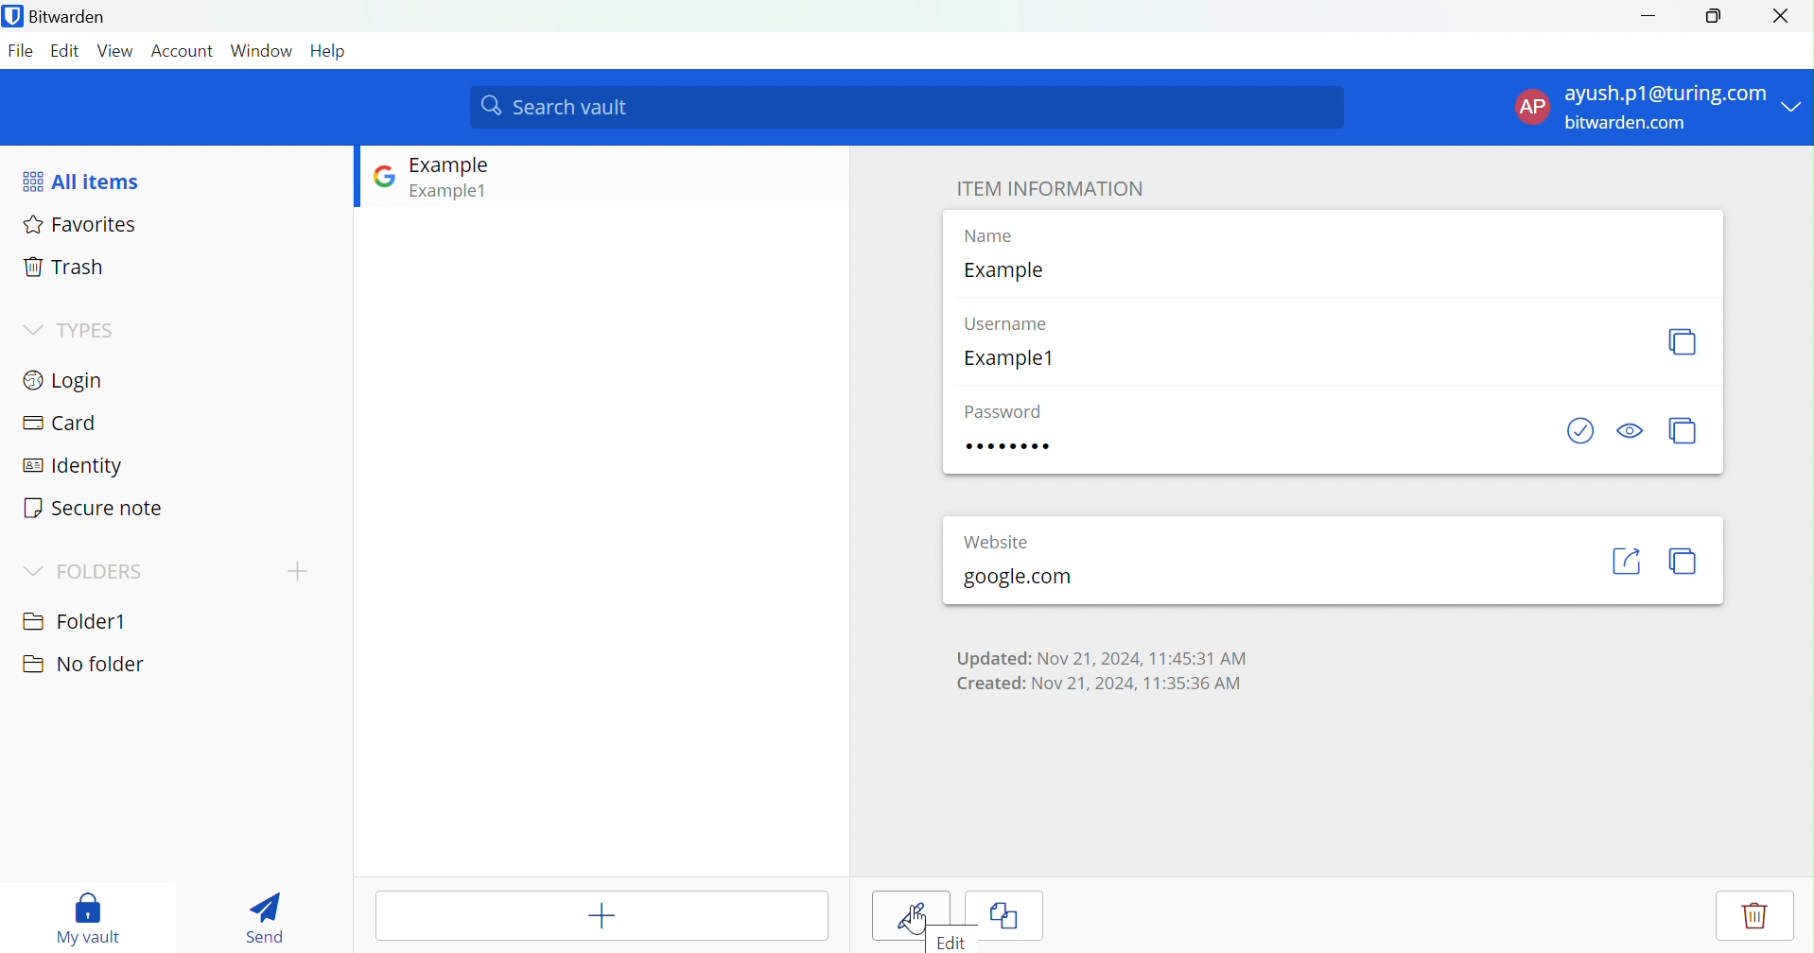  I want to click on Edit, so click(953, 942).